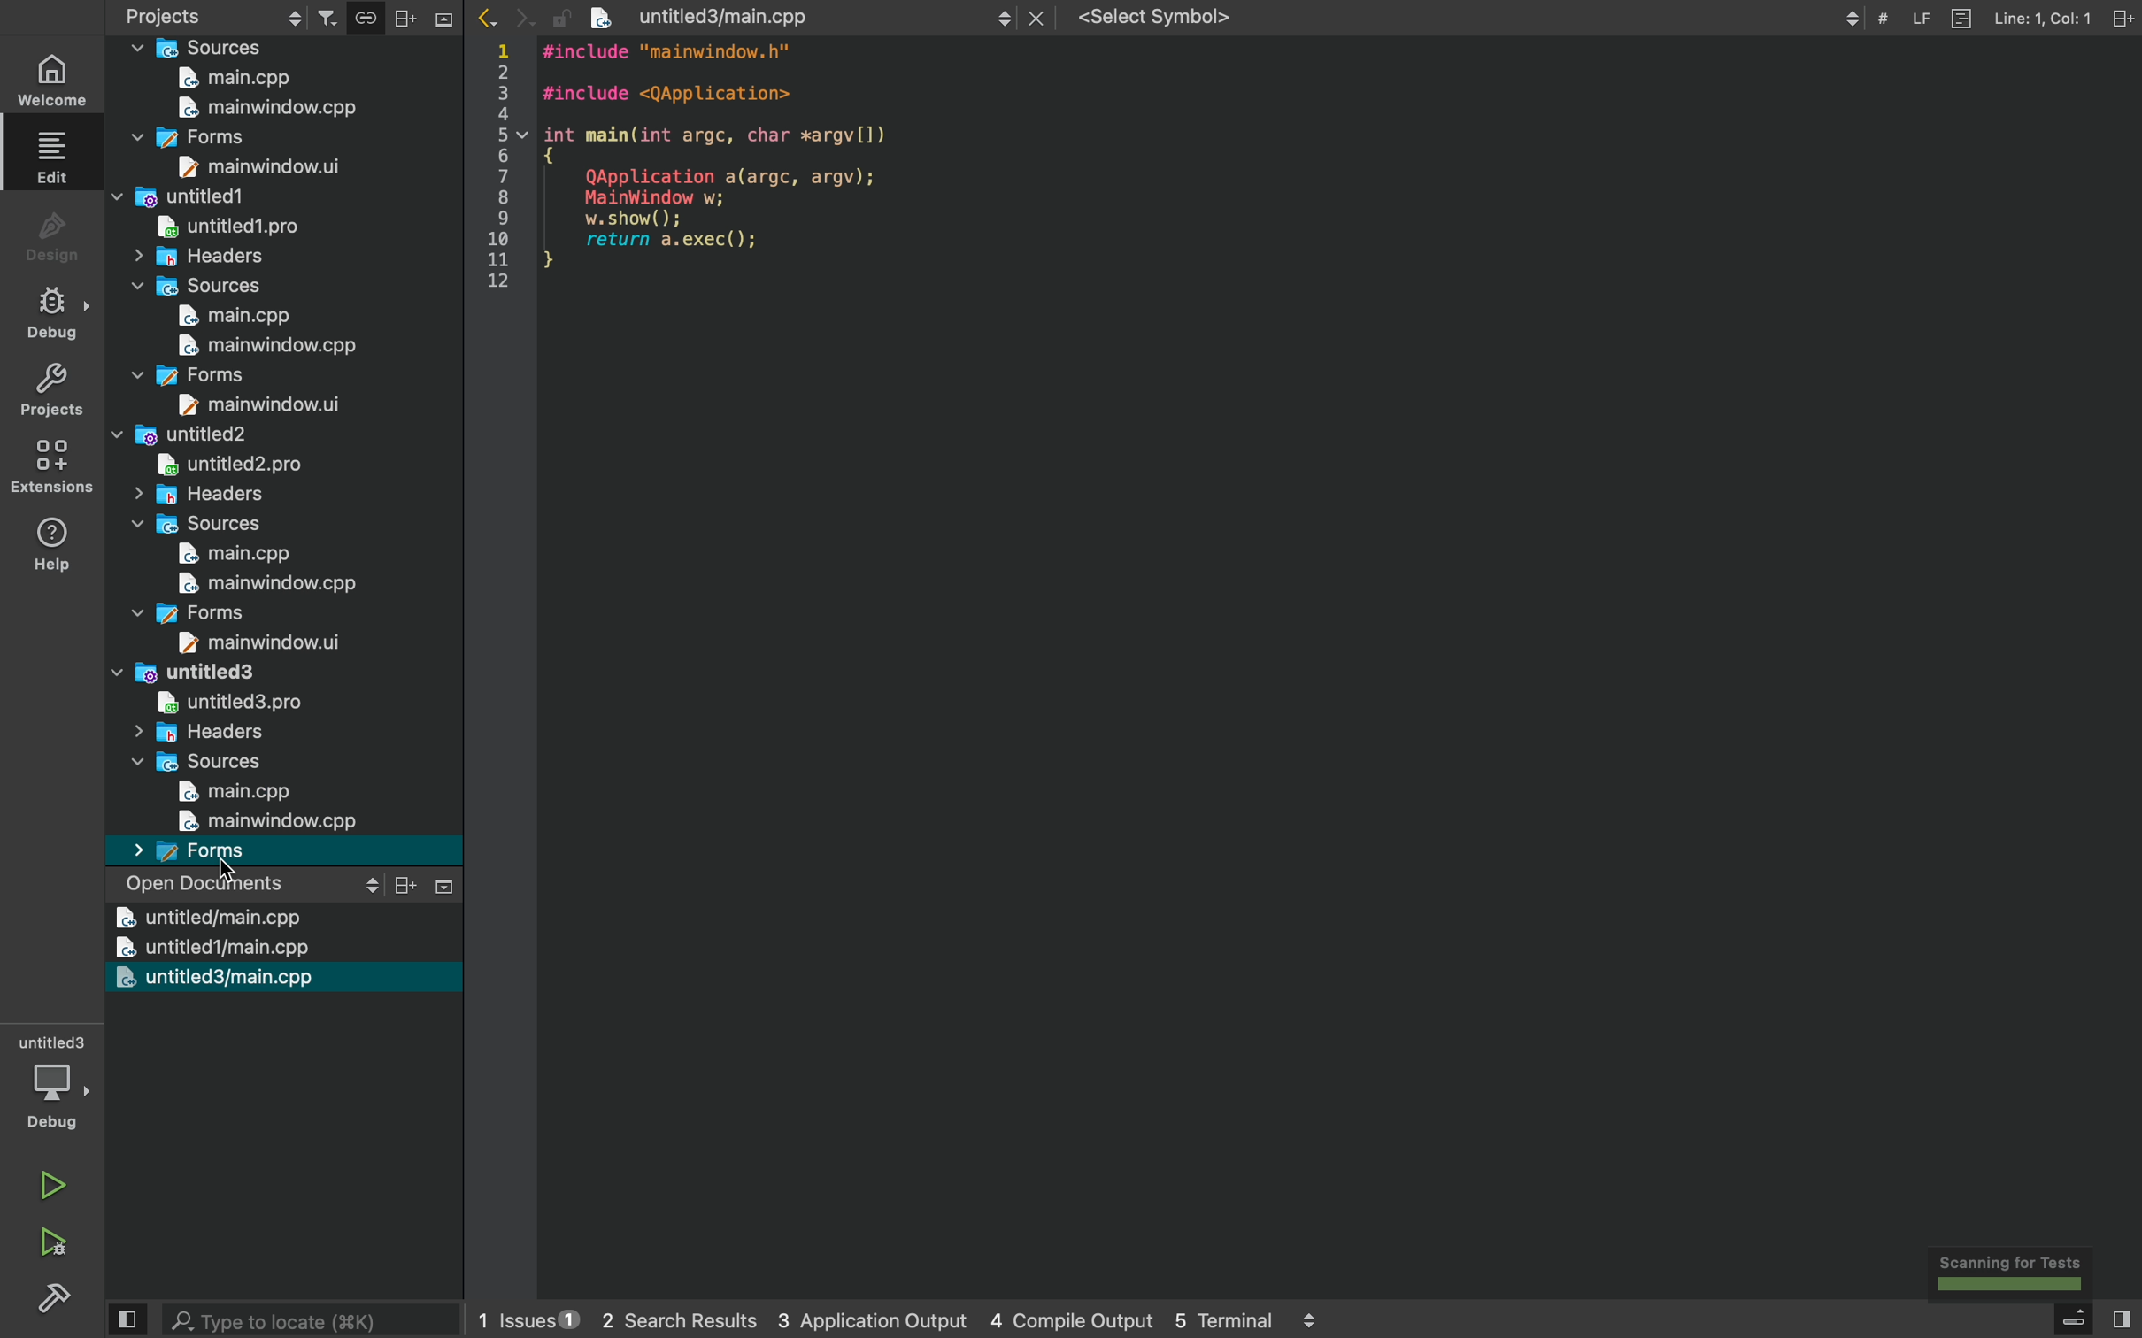 The height and width of the screenshot is (1338, 2142). Describe the element at coordinates (223, 865) in the screenshot. I see `cursor` at that location.